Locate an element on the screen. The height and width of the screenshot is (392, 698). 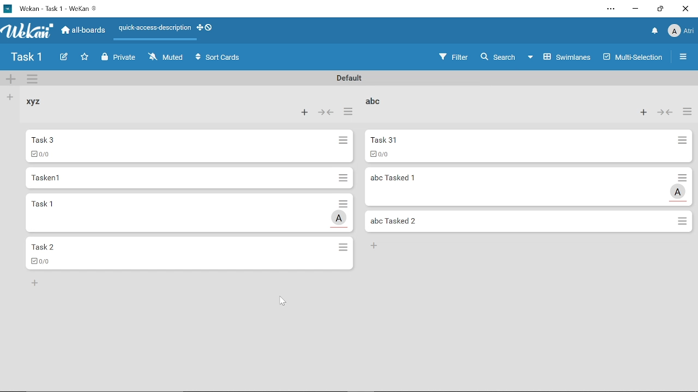
Close is located at coordinates (685, 9).